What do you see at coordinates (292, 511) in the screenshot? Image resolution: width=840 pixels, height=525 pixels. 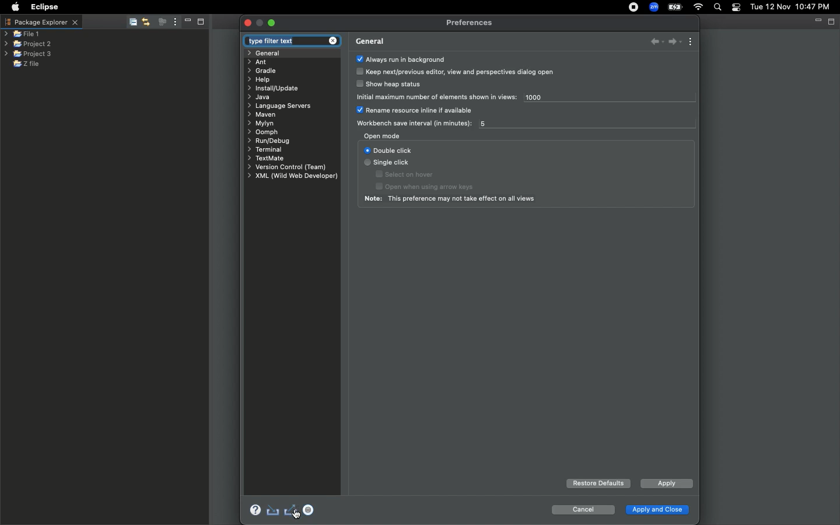 I see `Export` at bounding box center [292, 511].